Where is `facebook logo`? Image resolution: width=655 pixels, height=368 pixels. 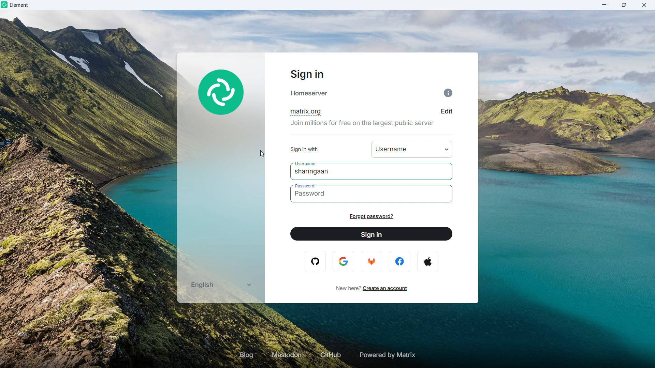 facebook logo is located at coordinates (401, 261).